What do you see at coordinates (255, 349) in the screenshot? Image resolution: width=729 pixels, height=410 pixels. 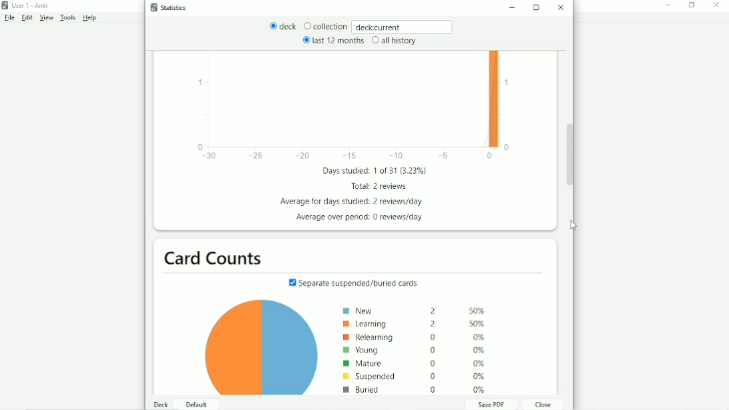 I see `Pie chart` at bounding box center [255, 349].